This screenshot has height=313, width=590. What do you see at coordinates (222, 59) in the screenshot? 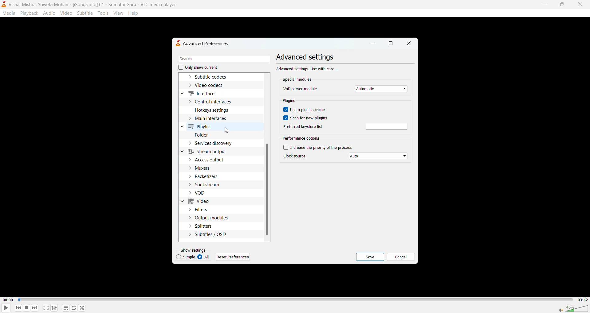
I see `search` at bounding box center [222, 59].